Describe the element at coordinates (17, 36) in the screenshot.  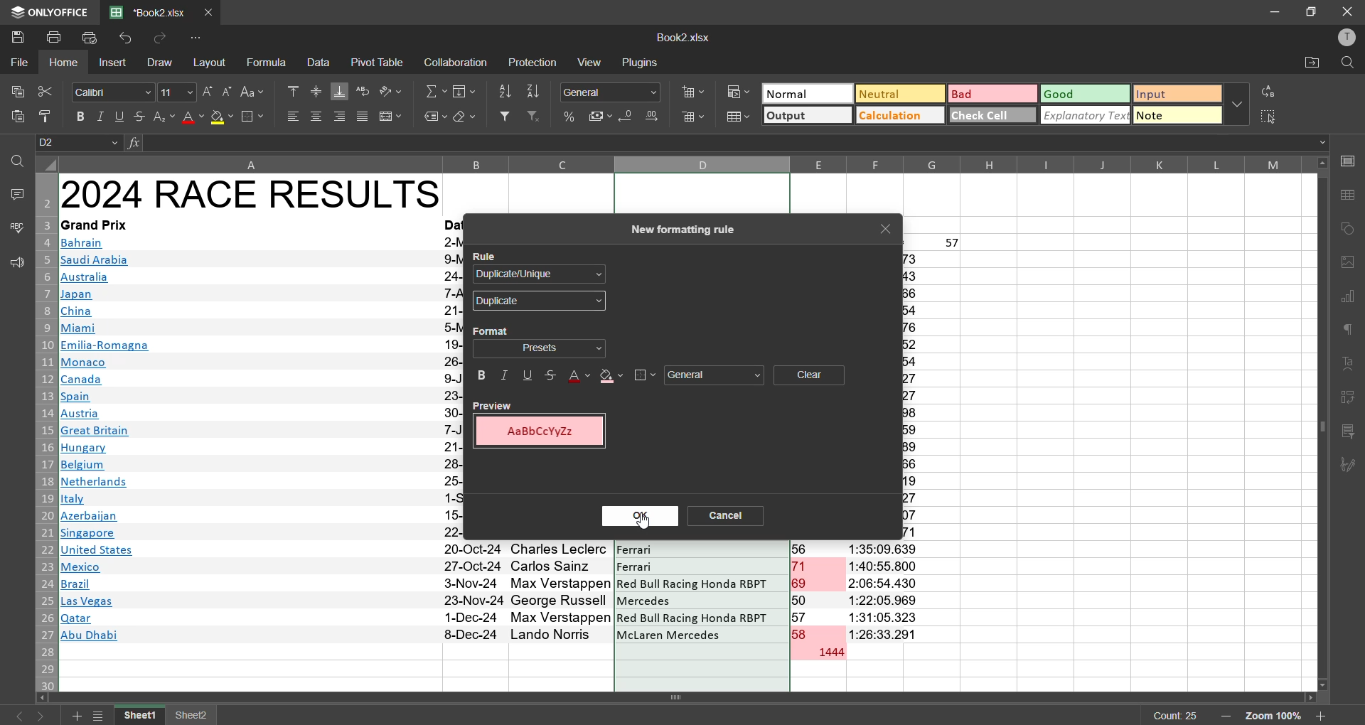
I see `save` at that location.